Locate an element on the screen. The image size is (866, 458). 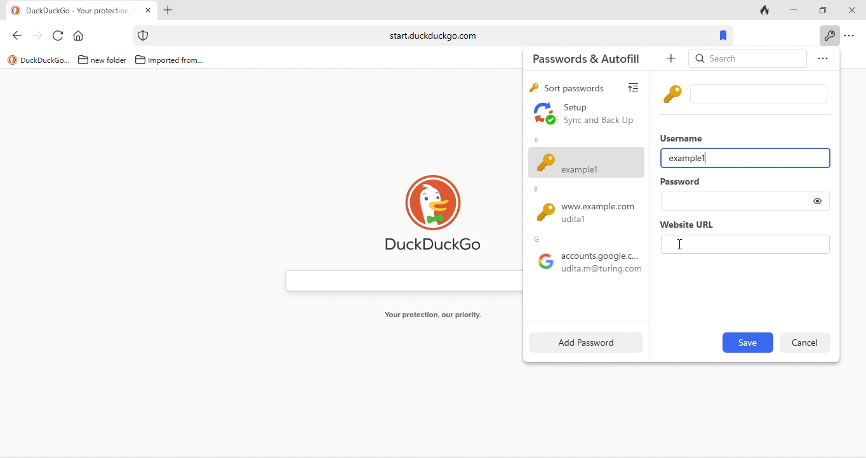
folder icon is located at coordinates (83, 60).